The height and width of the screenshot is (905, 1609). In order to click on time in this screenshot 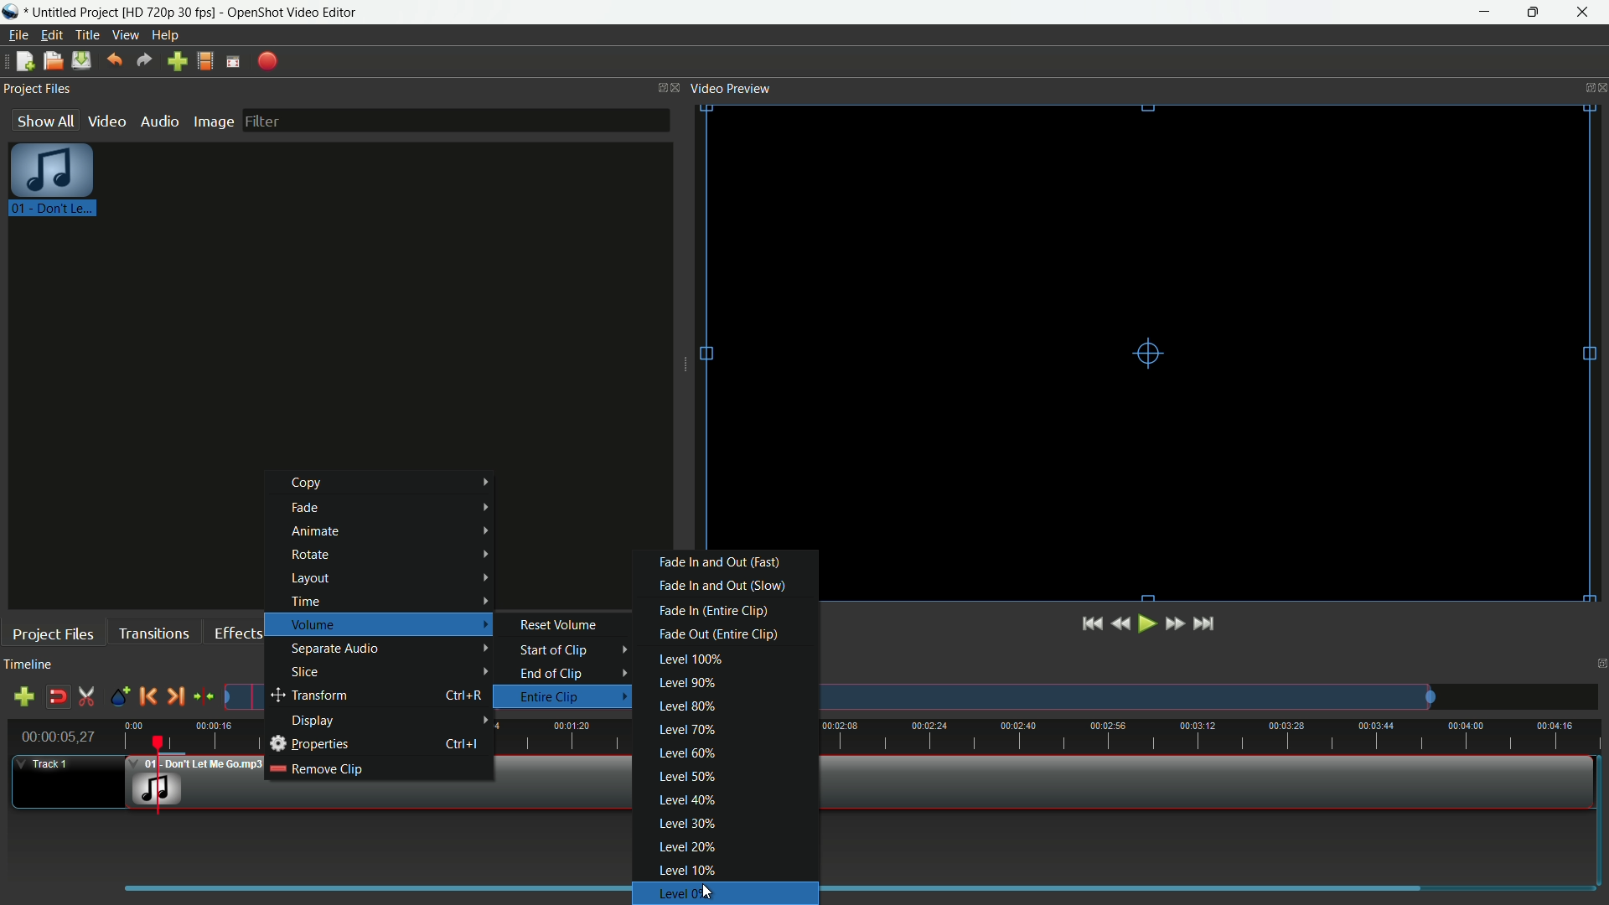, I will do `click(387, 601)`.